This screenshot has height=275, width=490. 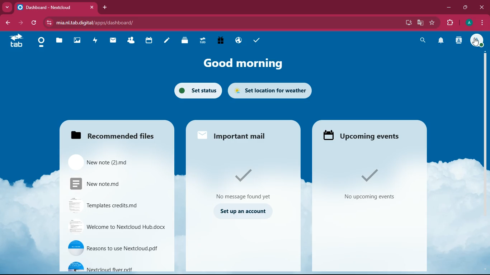 I want to click on calendar, so click(x=149, y=41).